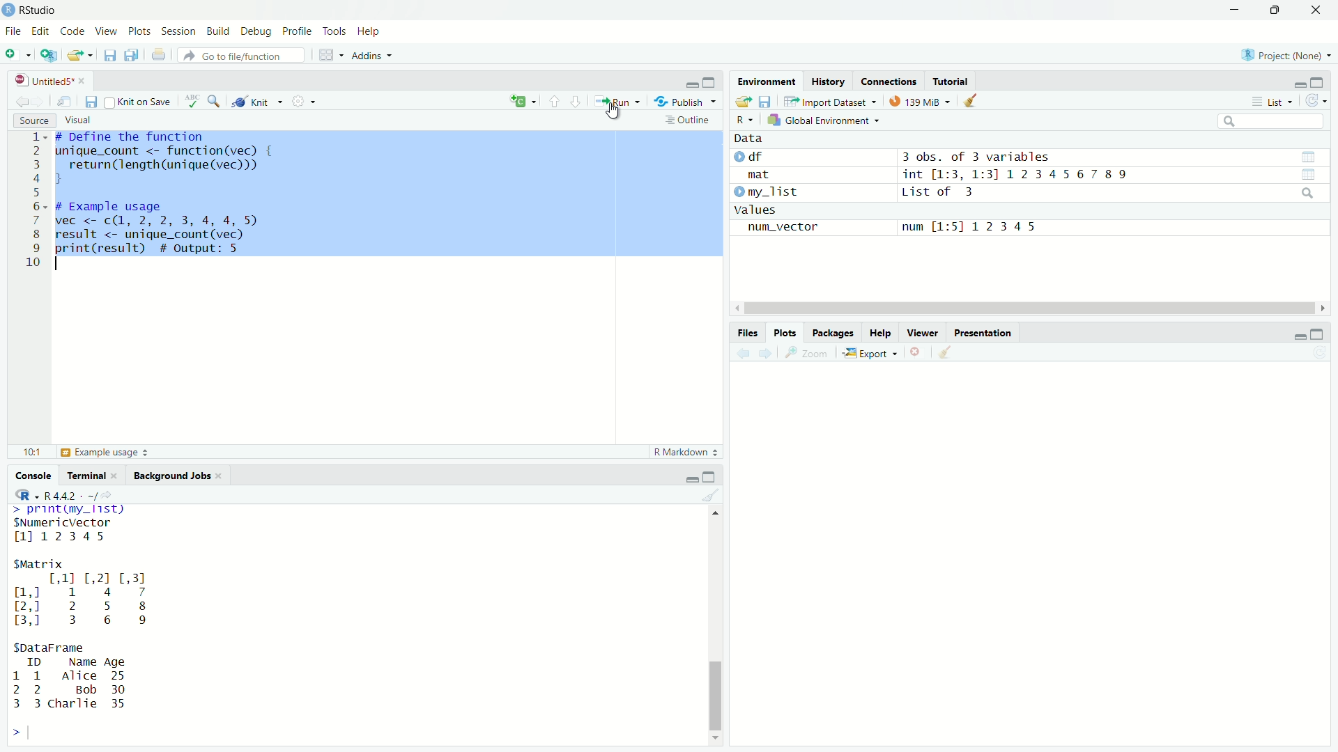 The width and height of the screenshot is (1338, 752). What do you see at coordinates (1272, 120) in the screenshot?
I see `search bar` at bounding box center [1272, 120].